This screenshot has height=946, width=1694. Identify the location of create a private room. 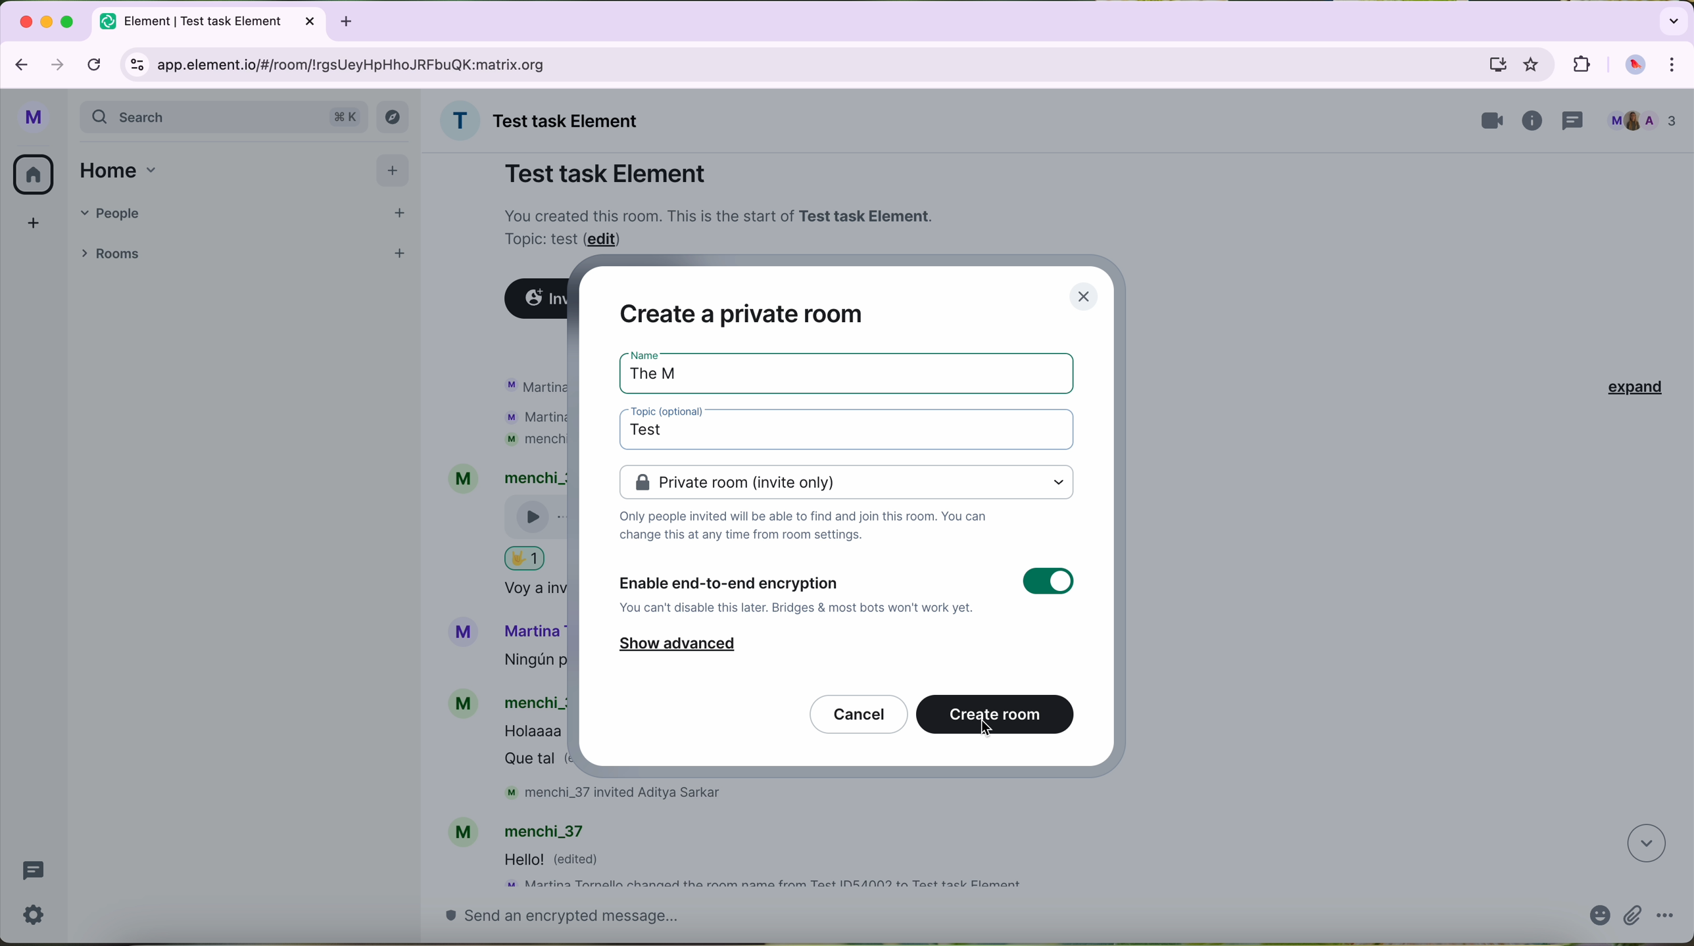
(741, 312).